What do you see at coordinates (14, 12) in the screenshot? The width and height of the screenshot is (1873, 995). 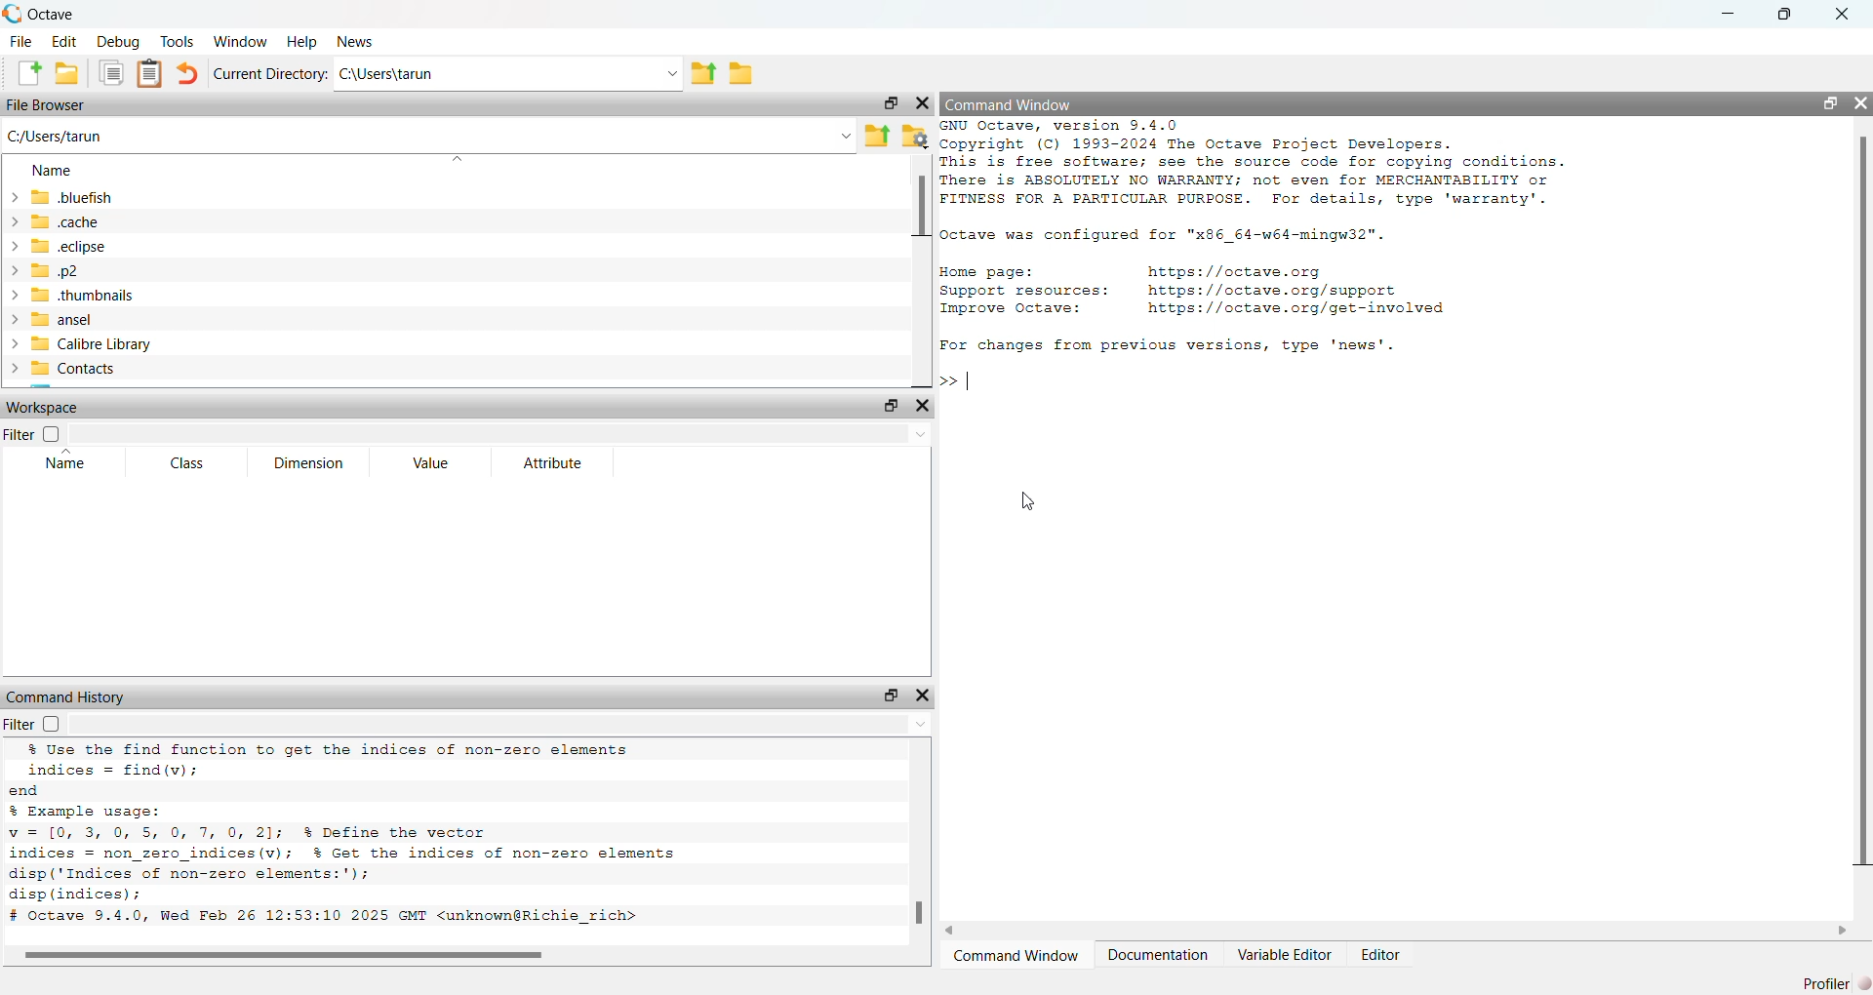 I see `octave logo` at bounding box center [14, 12].